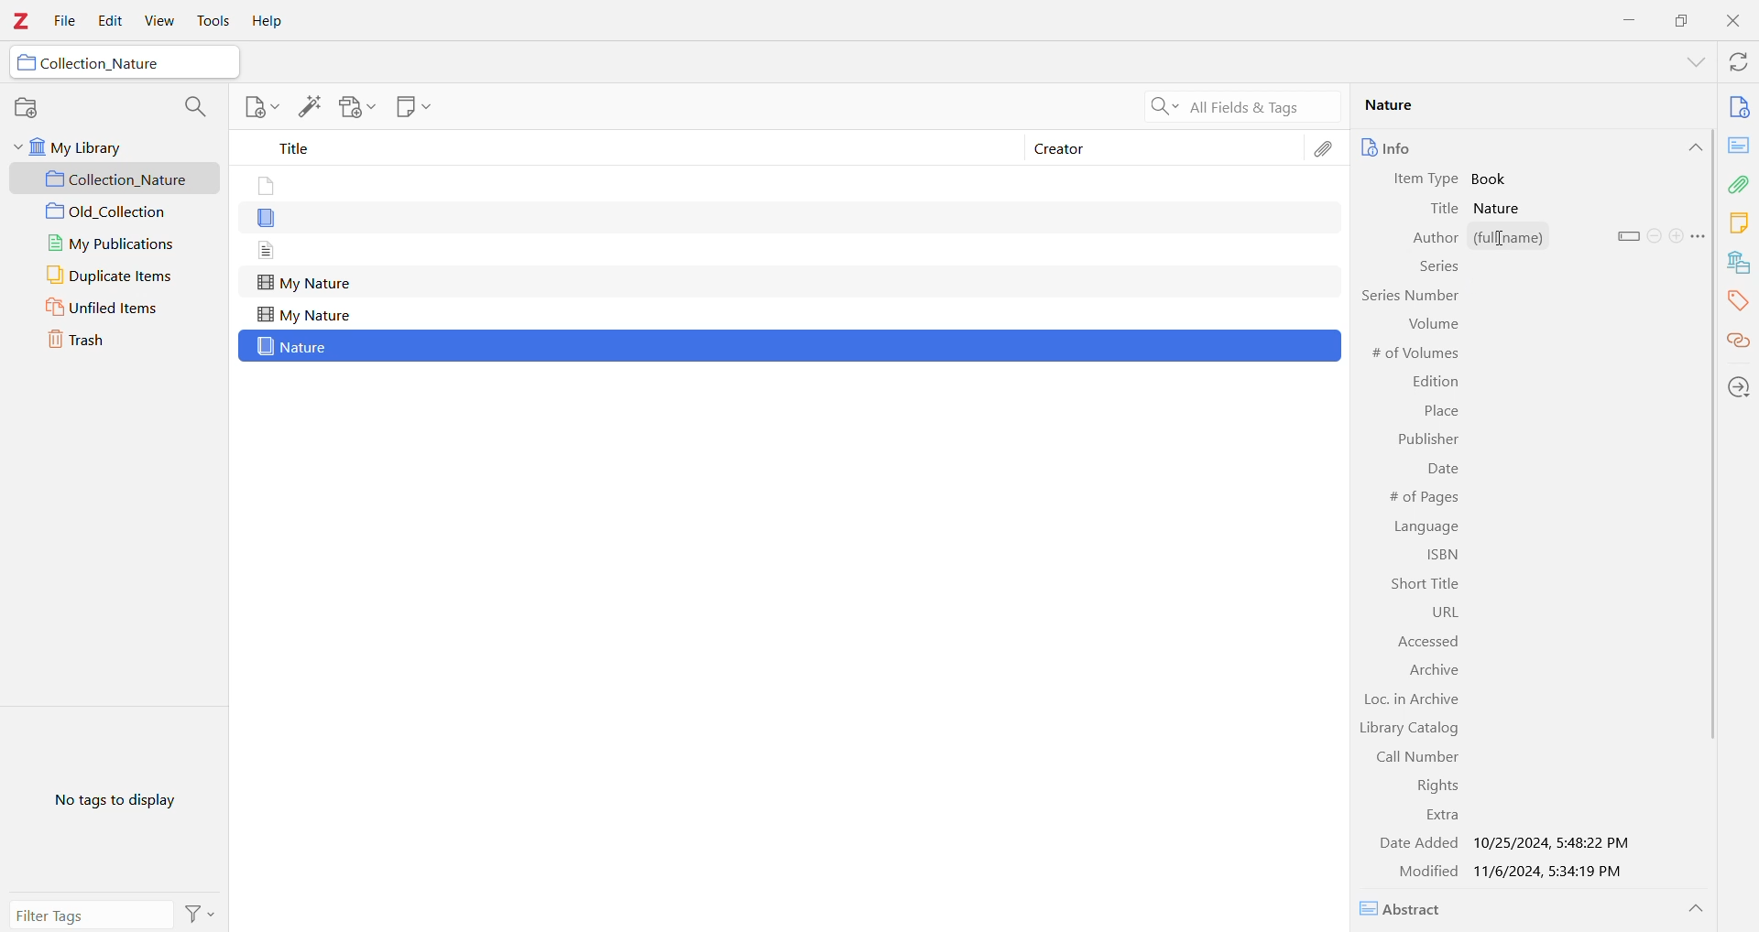 This screenshot has width=1759, height=932. What do you see at coordinates (411, 106) in the screenshot?
I see `New Note` at bounding box center [411, 106].